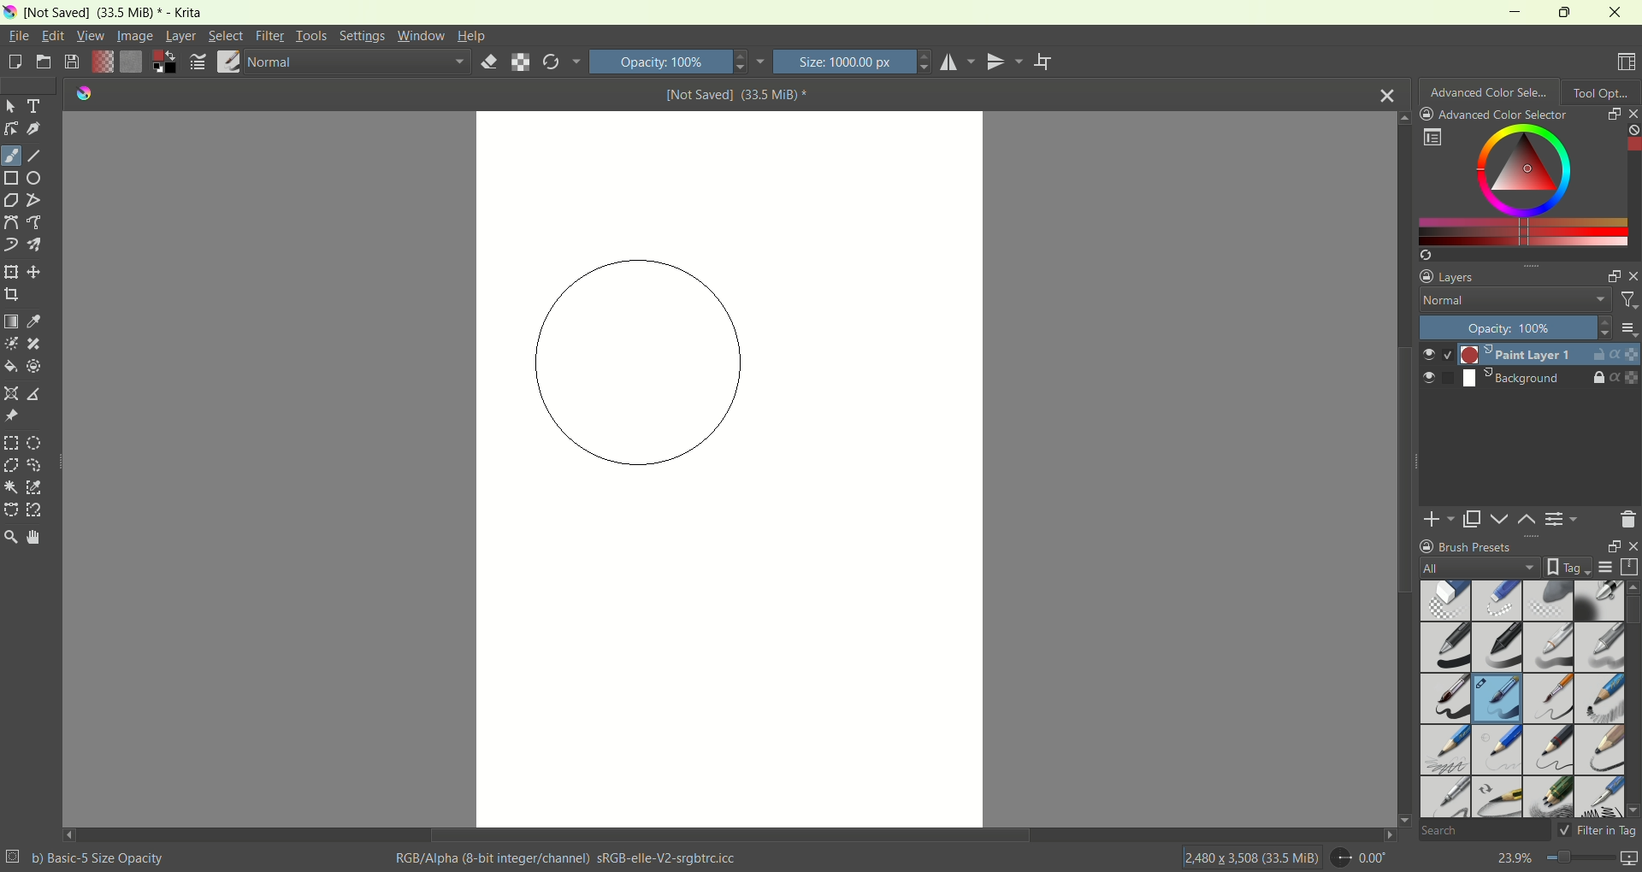 Image resolution: width=1642 pixels, height=872 pixels. What do you see at coordinates (13, 223) in the screenshot?
I see `bezier curve` at bounding box center [13, 223].